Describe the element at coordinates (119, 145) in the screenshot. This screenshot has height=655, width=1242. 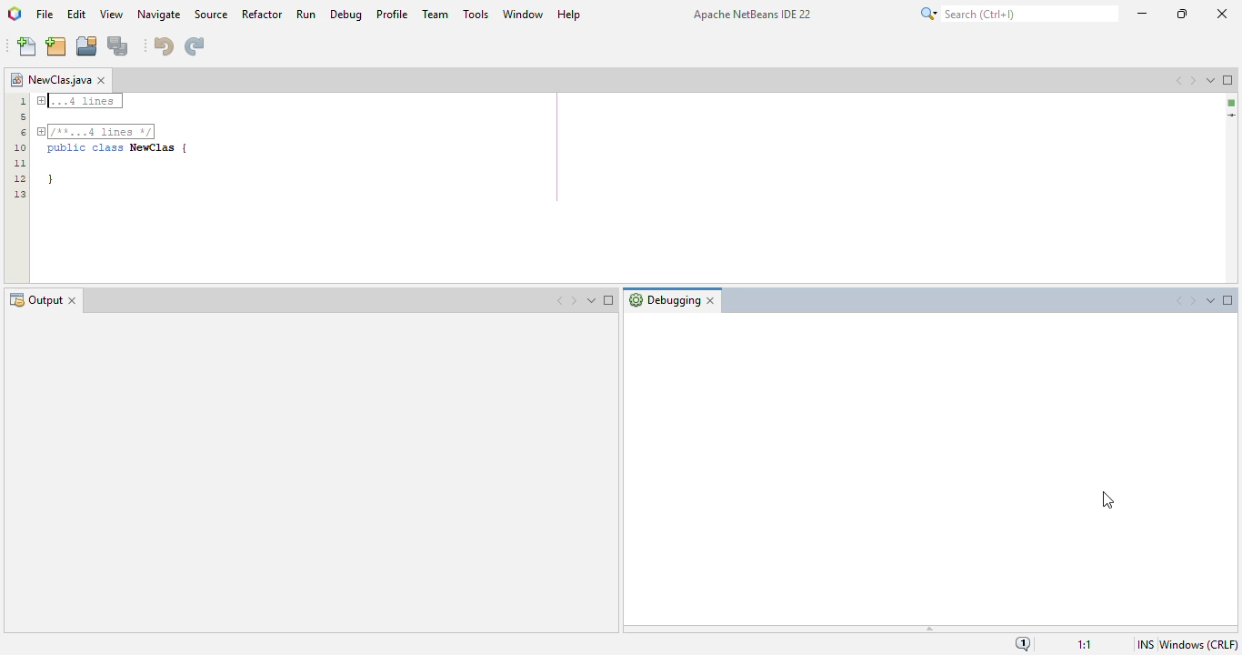
I see `public class NewClas |
}` at that location.